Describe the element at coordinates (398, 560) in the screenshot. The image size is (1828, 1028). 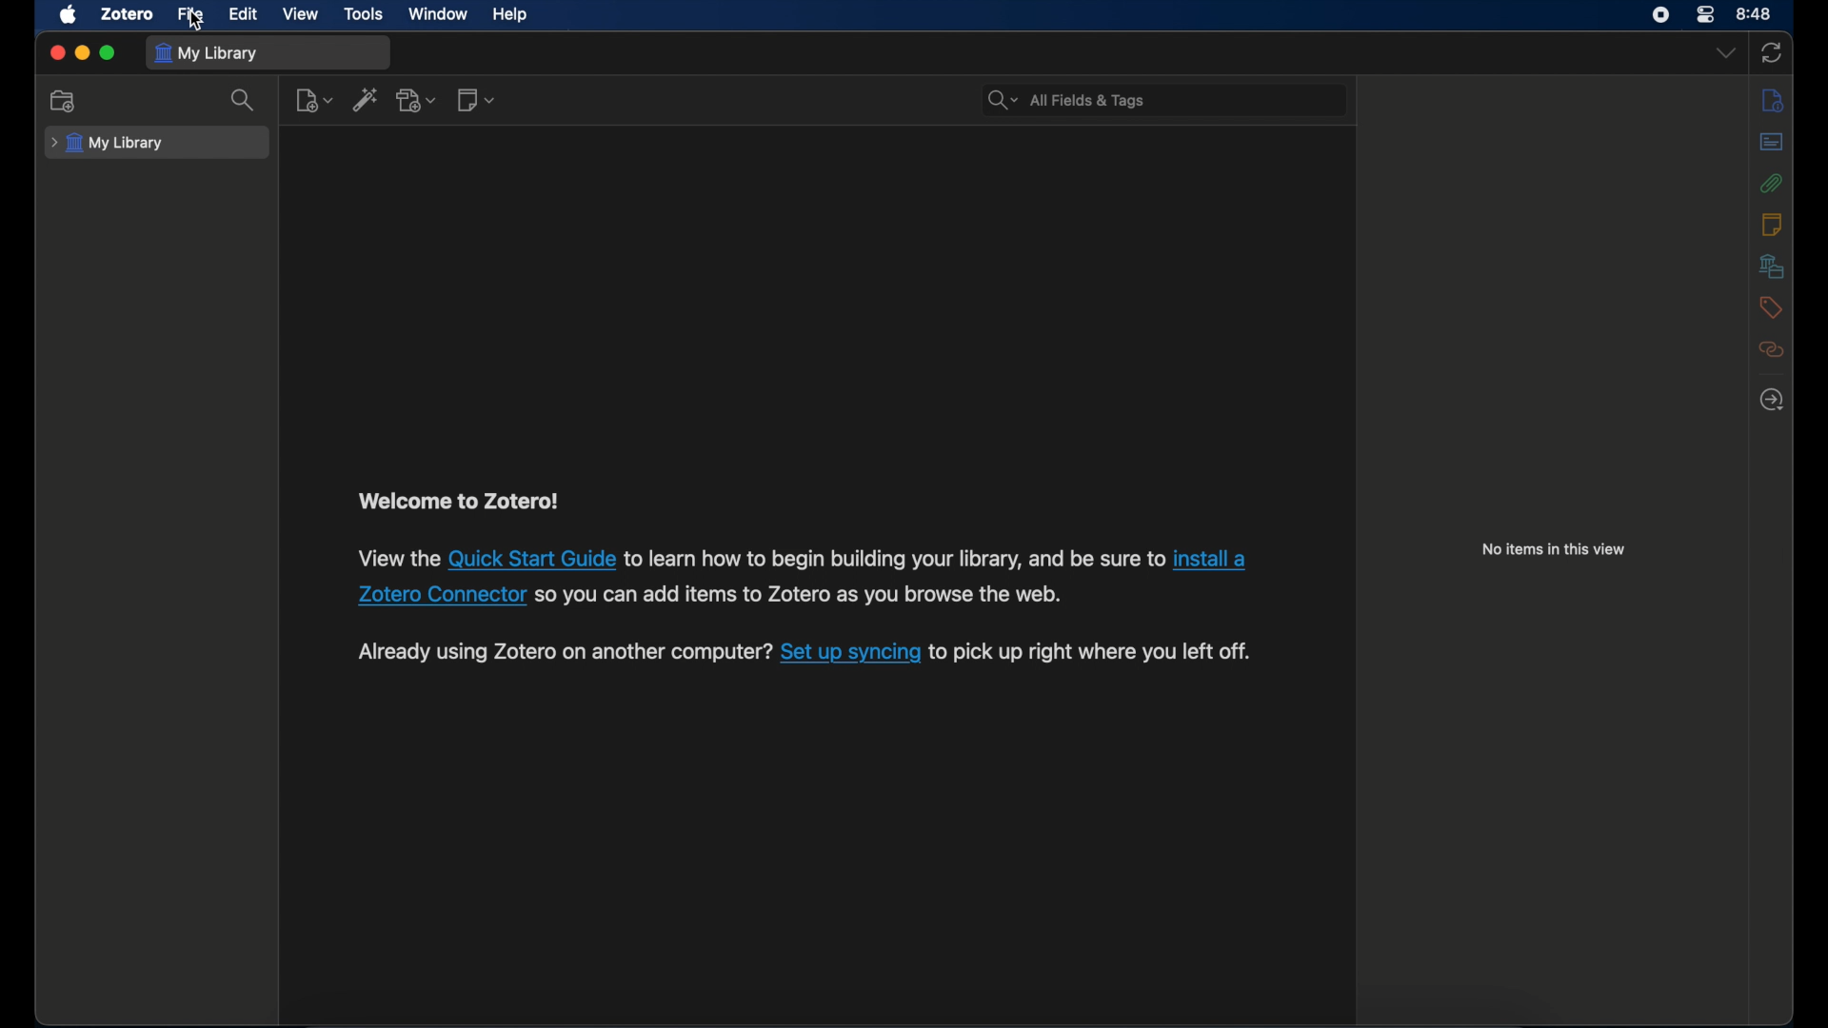
I see `software information` at that location.